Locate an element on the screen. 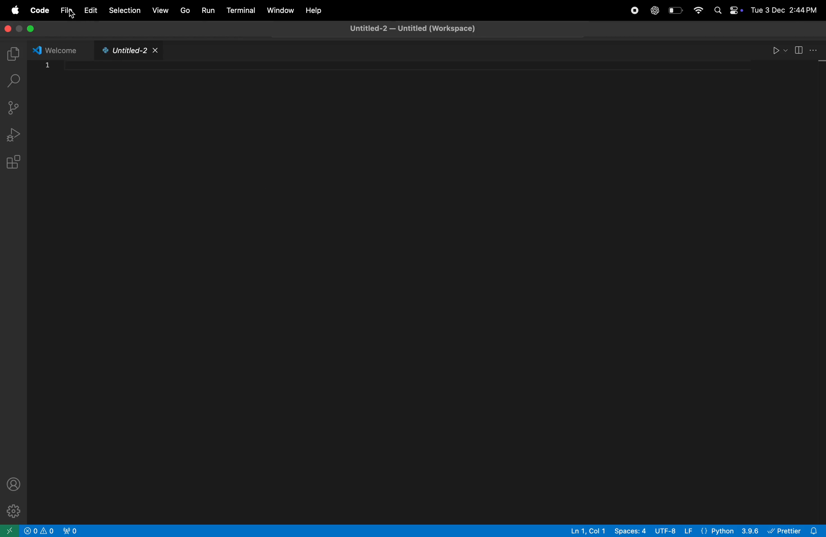  battery is located at coordinates (676, 10).